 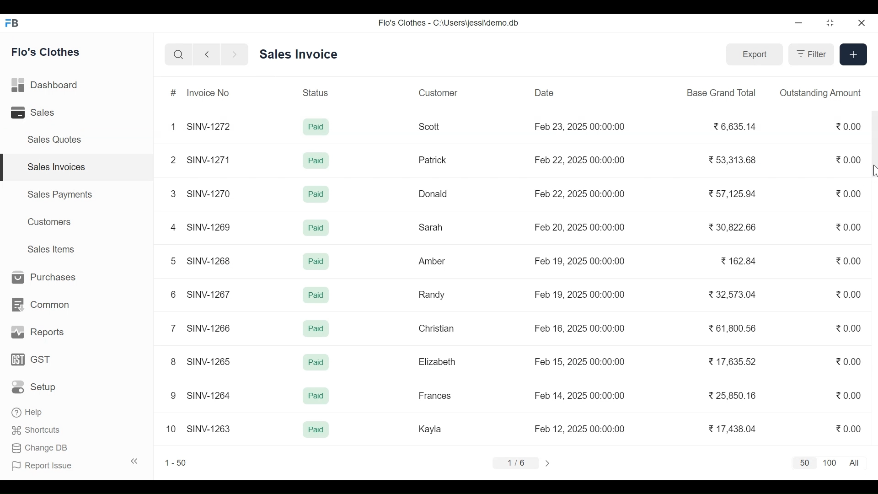 I want to click on 0.00, so click(x=846, y=396).